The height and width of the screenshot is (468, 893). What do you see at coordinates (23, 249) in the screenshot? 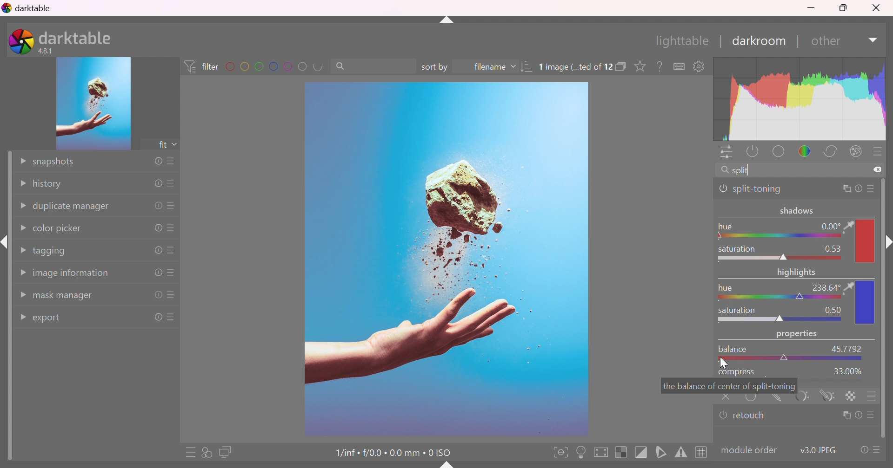
I see `Drop Down` at bounding box center [23, 249].